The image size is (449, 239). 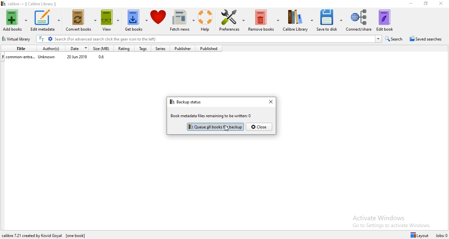 I want to click on Layout, so click(x=421, y=235).